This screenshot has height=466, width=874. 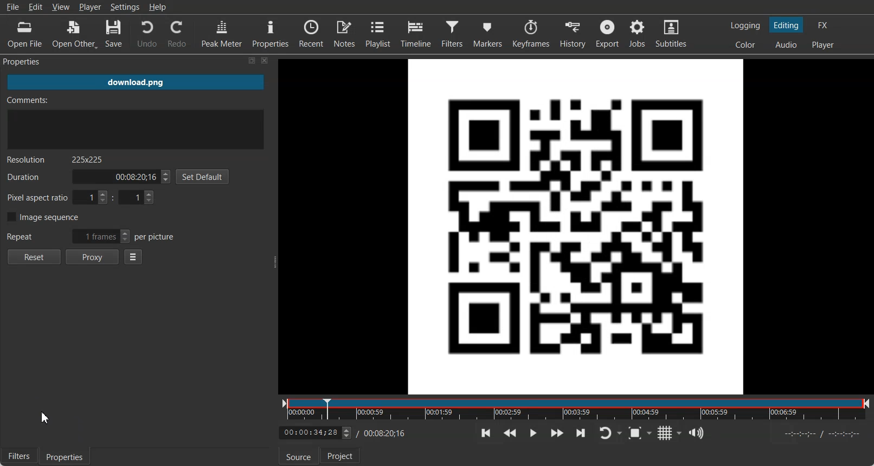 What do you see at coordinates (273, 261) in the screenshot?
I see `Adjust the Window` at bounding box center [273, 261].